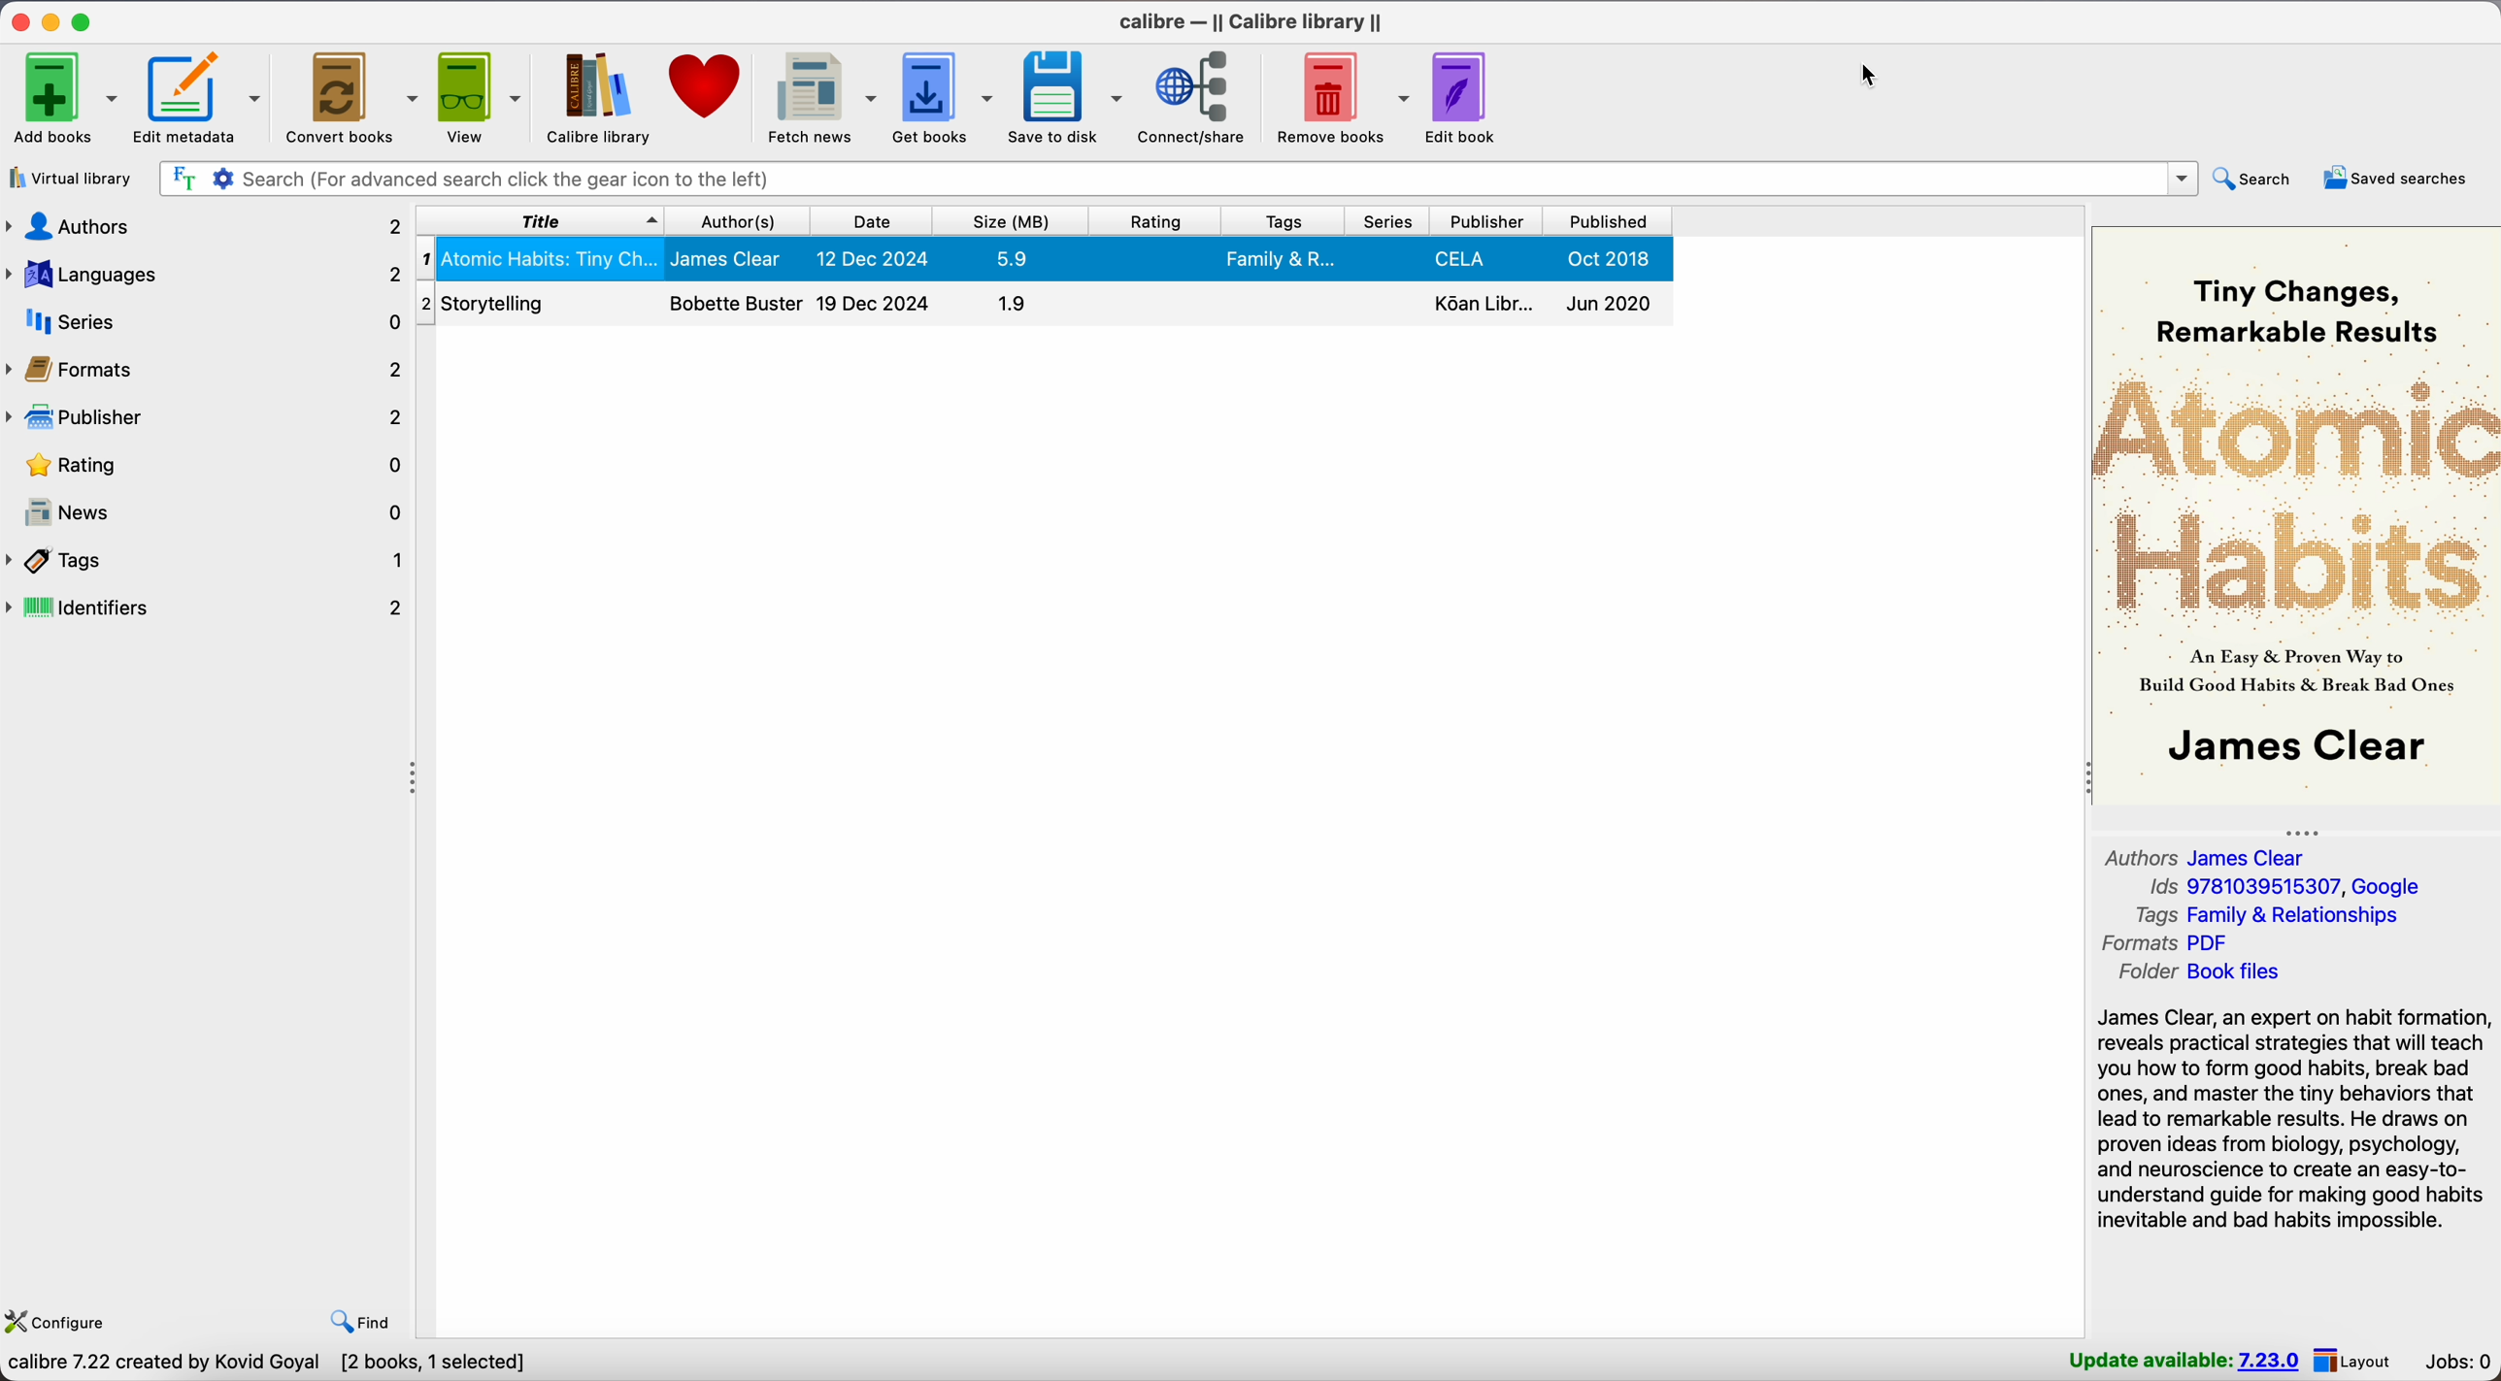 The image size is (2501, 1381). I want to click on series, so click(1384, 221).